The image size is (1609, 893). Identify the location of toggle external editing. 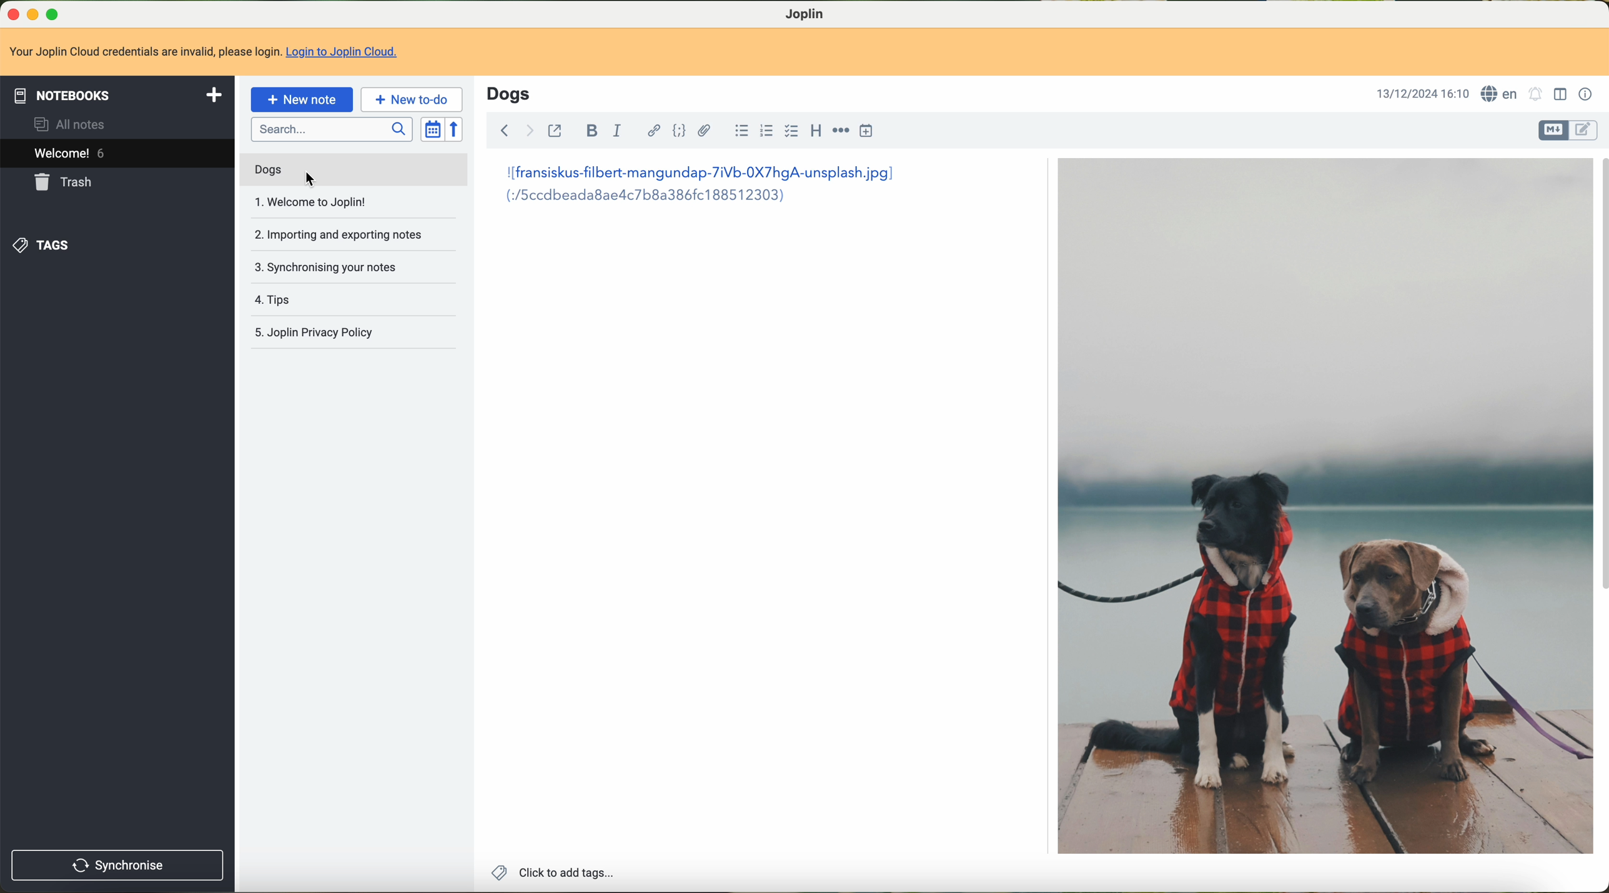
(557, 130).